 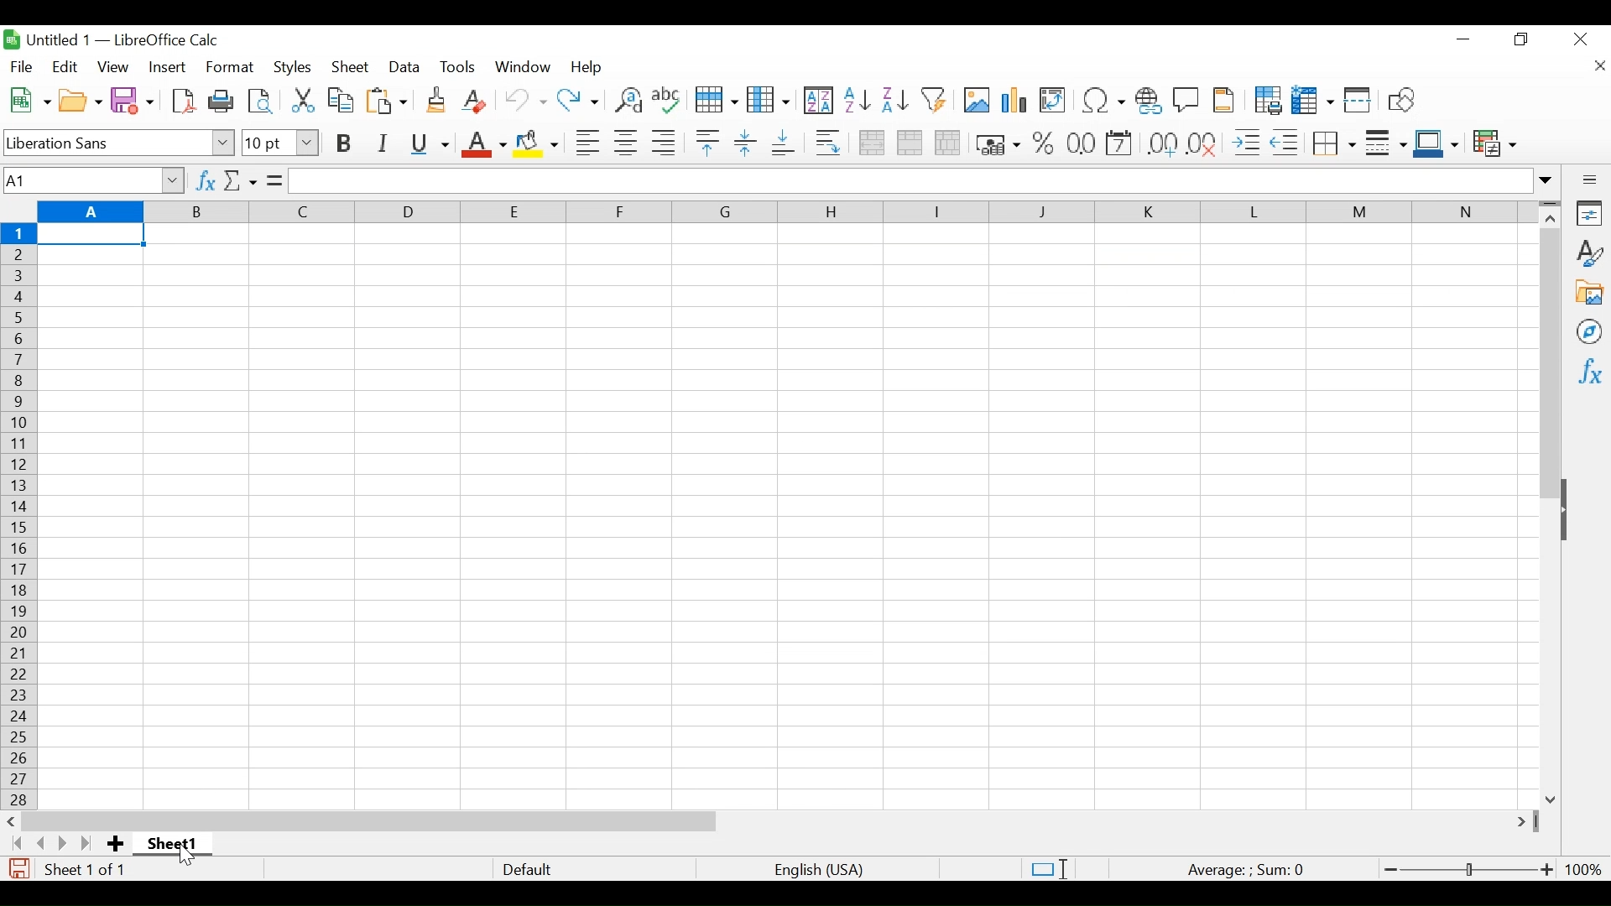 I want to click on Bold, so click(x=343, y=143).